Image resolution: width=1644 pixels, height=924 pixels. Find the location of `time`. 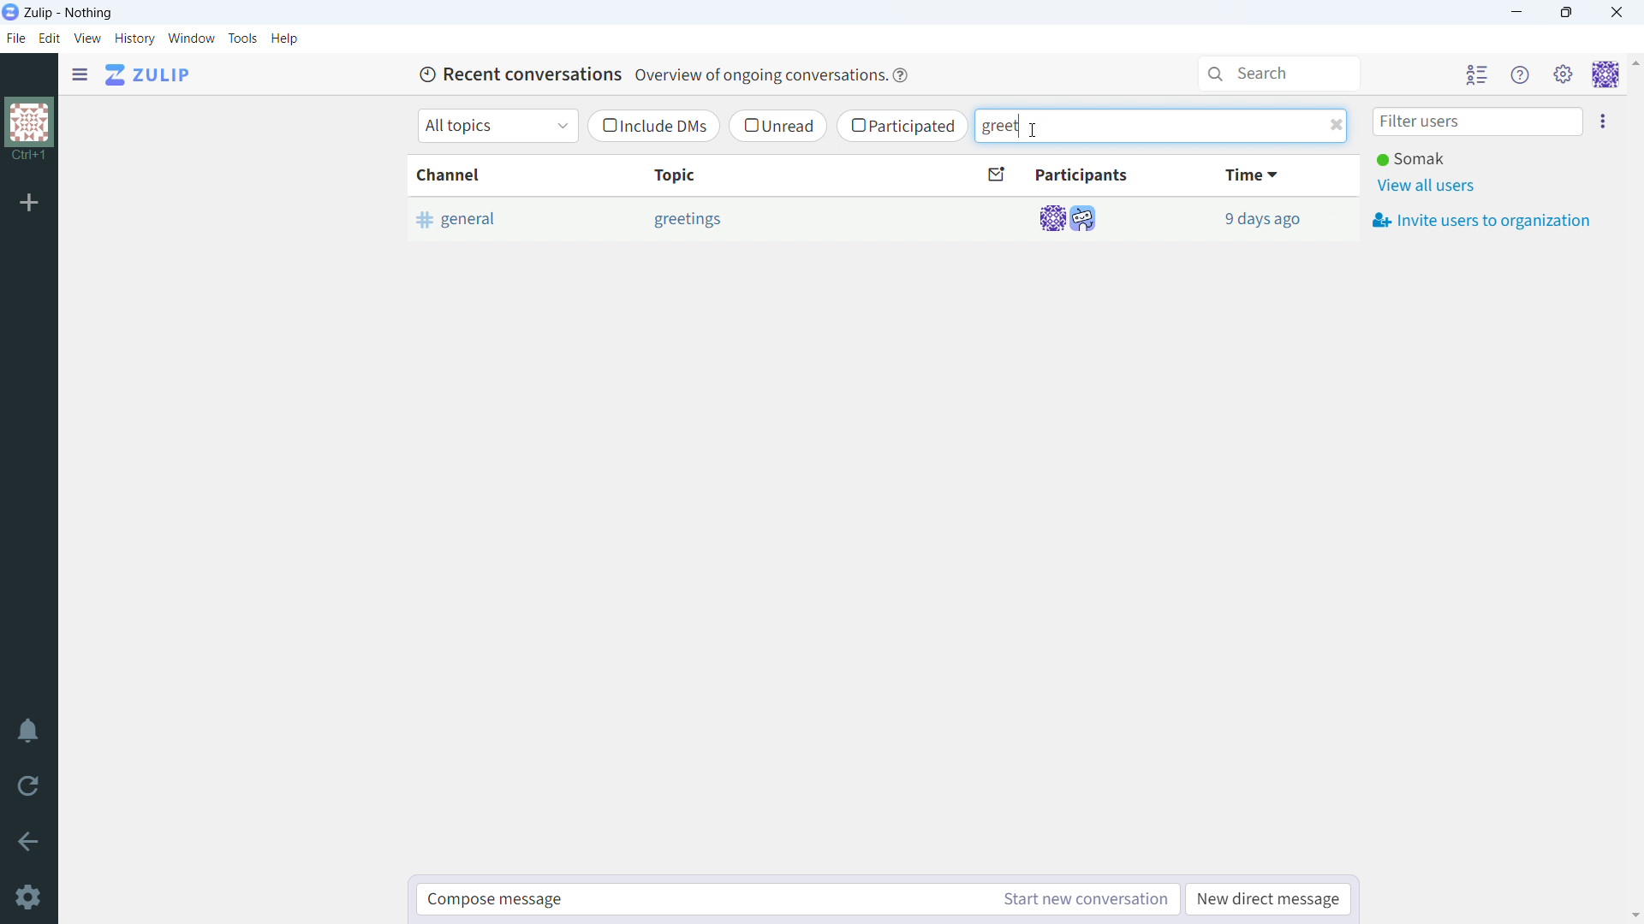

time is located at coordinates (1252, 175).